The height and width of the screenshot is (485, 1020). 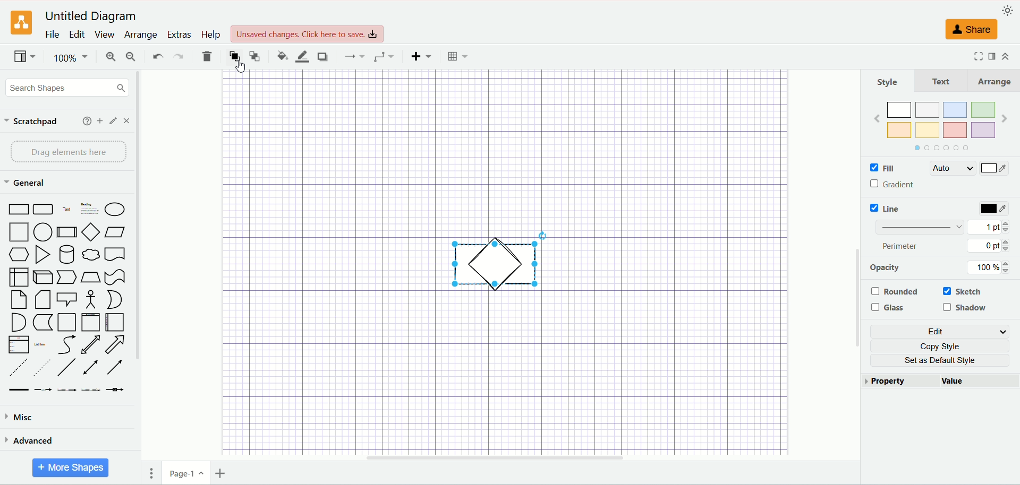 I want to click on Step, so click(x=66, y=277).